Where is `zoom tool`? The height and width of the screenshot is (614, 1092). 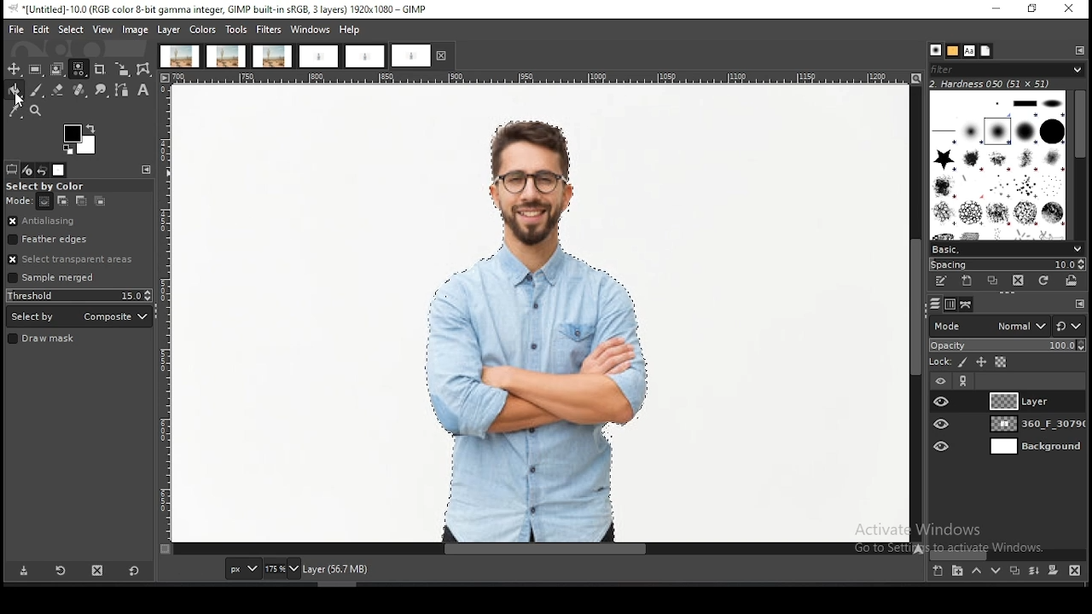 zoom tool is located at coordinates (34, 109).